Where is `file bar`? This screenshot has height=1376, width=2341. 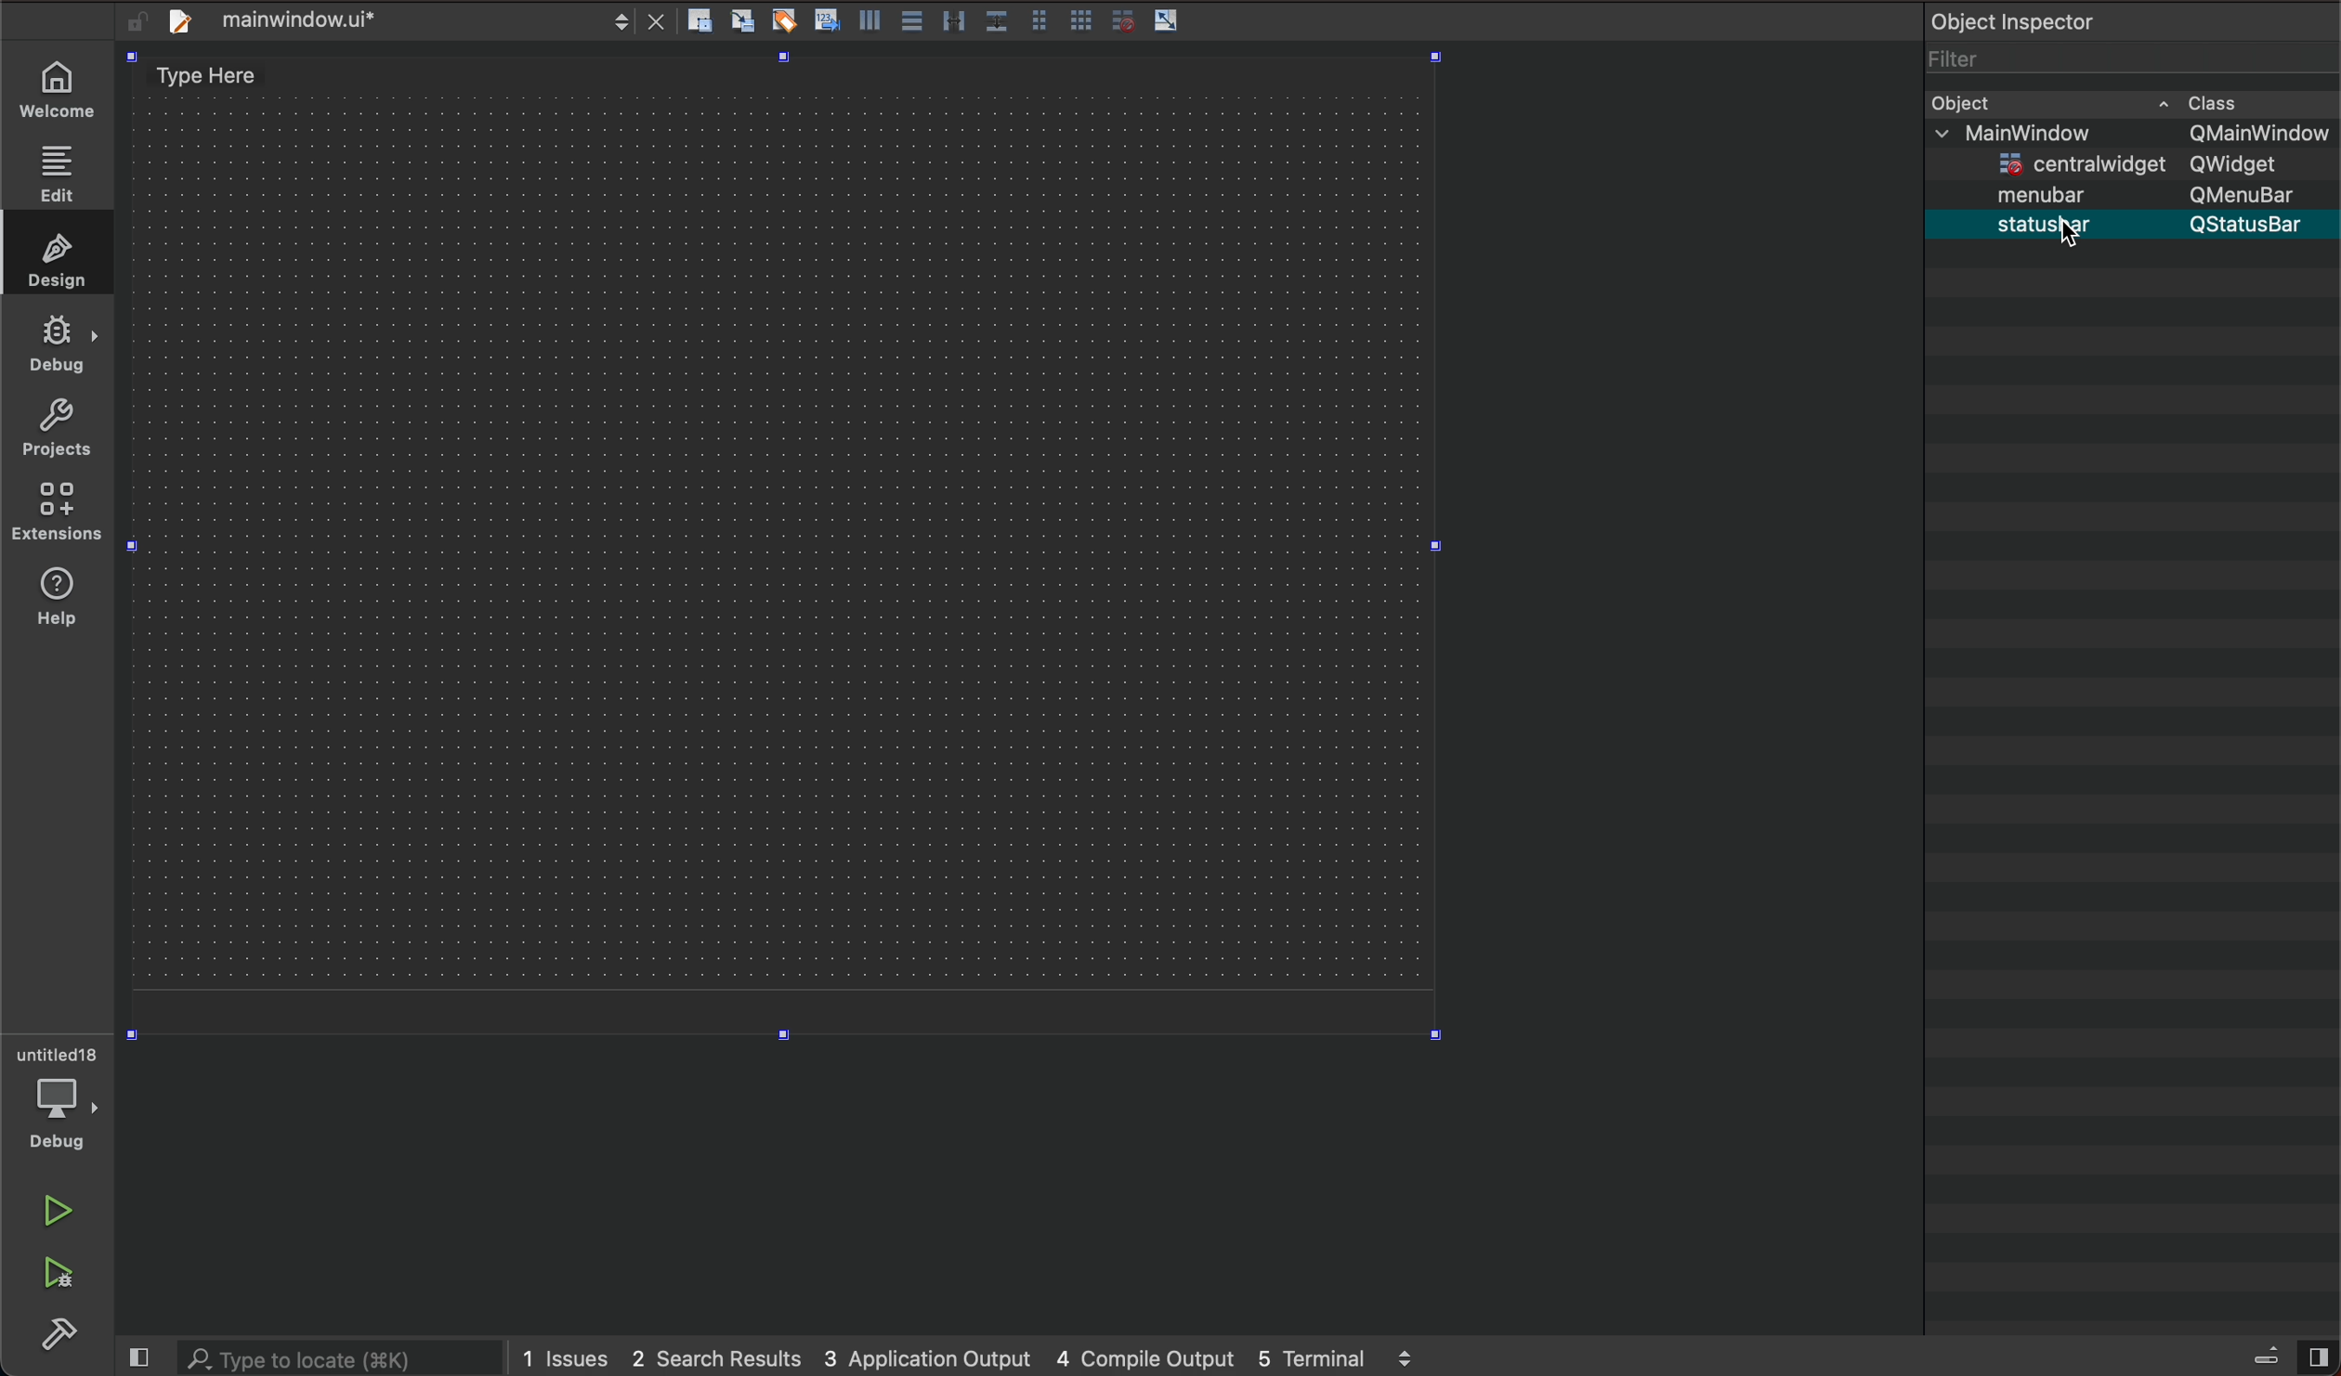
file bar is located at coordinates (317, 22).